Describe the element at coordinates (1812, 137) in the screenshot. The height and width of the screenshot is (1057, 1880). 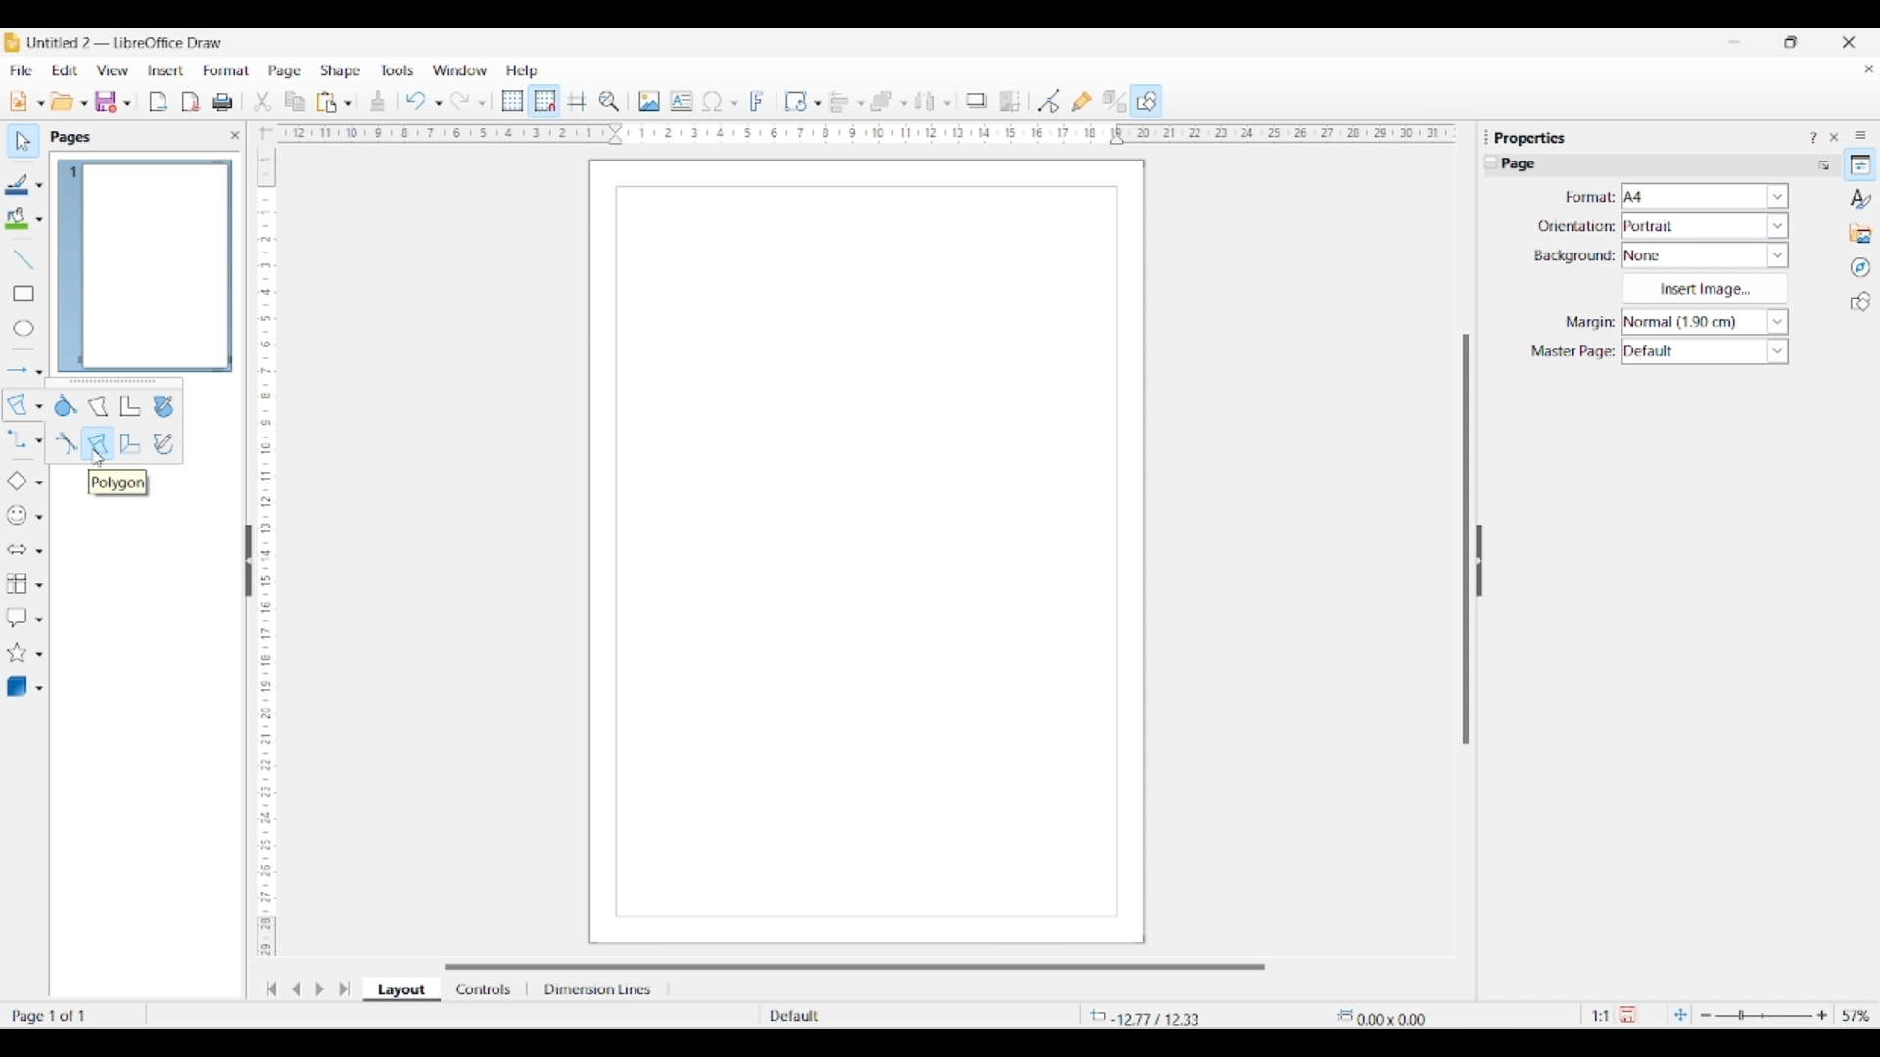
I see `Help about this sidebar` at that location.